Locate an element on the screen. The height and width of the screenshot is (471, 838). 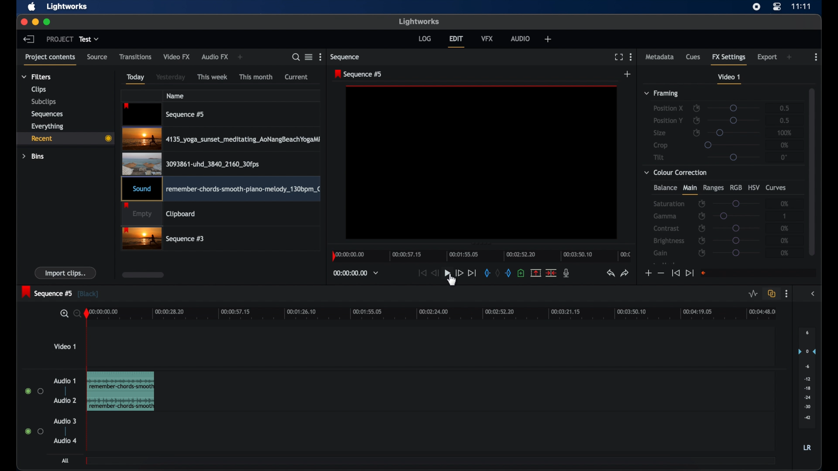
increment is located at coordinates (648, 273).